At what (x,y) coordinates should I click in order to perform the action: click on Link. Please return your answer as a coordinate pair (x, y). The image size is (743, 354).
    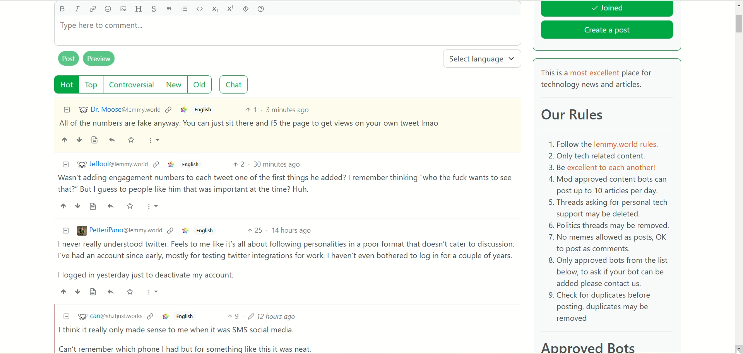
    Looking at the image, I should click on (157, 164).